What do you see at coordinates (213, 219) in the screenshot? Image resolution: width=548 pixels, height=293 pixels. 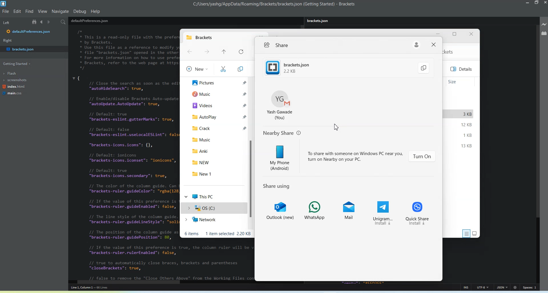 I see `Network` at bounding box center [213, 219].